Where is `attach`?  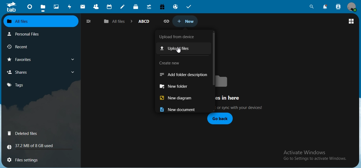
attach is located at coordinates (167, 21).